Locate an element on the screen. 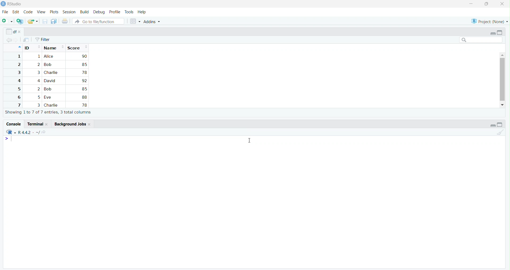 The height and width of the screenshot is (270, 510). logo is located at coordinates (3, 4).